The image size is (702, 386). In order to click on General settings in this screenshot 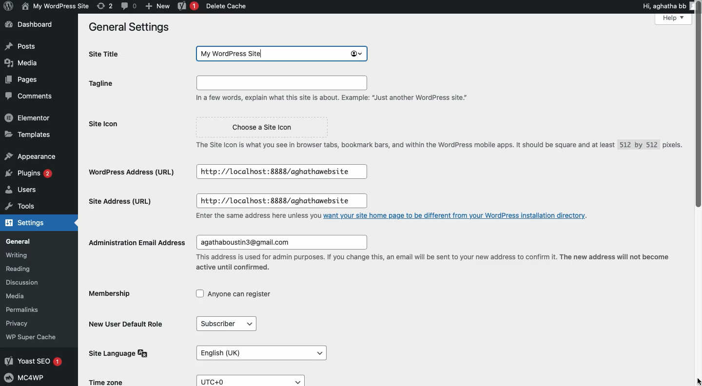, I will do `click(132, 29)`.